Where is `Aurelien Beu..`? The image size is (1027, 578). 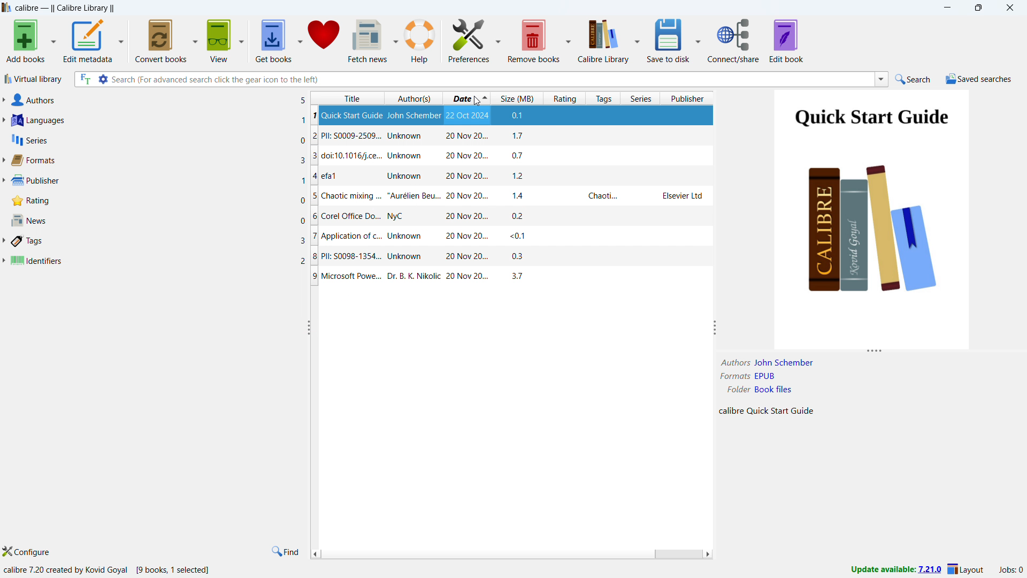 Aurelien Beu.. is located at coordinates (415, 237).